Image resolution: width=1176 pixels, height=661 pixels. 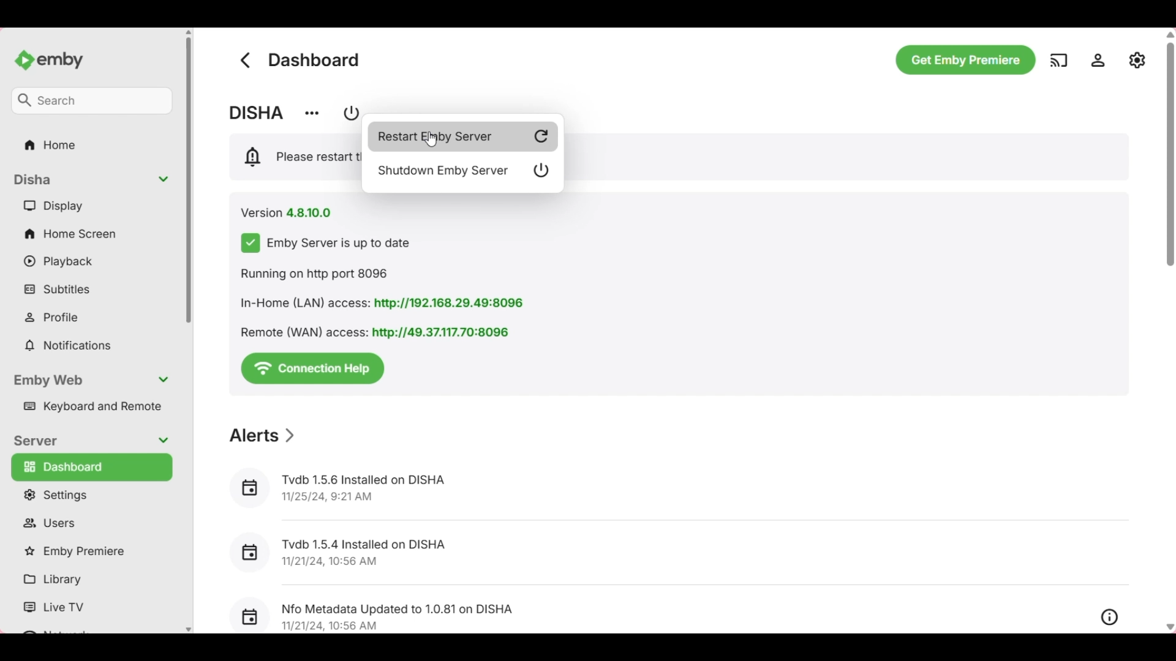 What do you see at coordinates (89, 580) in the screenshot?
I see `Library` at bounding box center [89, 580].